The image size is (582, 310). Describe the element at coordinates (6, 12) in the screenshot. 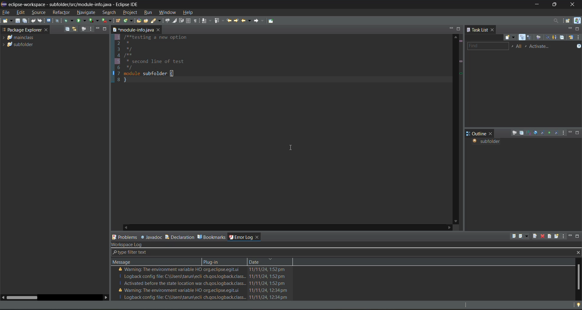

I see `file` at that location.